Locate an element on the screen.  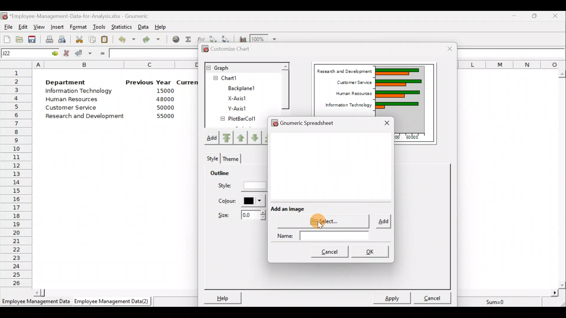
Apply is located at coordinates (393, 298).